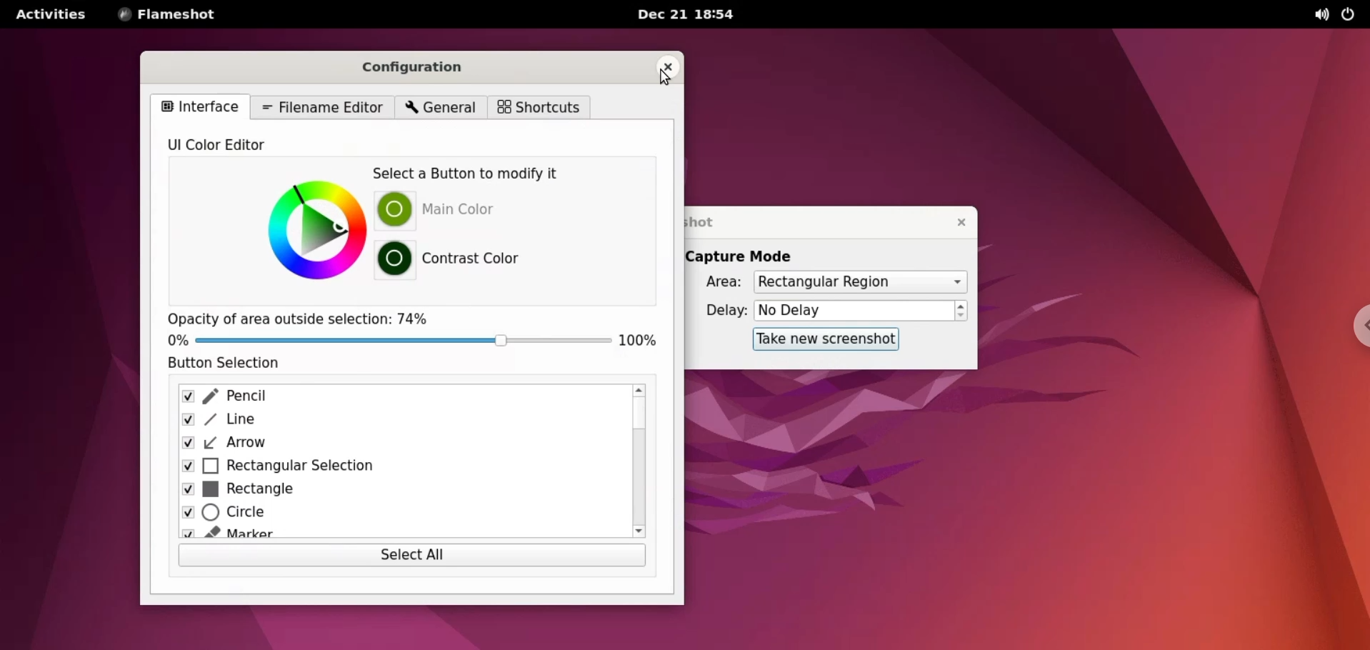  Describe the element at coordinates (476, 259) in the screenshot. I see `contrast color` at that location.